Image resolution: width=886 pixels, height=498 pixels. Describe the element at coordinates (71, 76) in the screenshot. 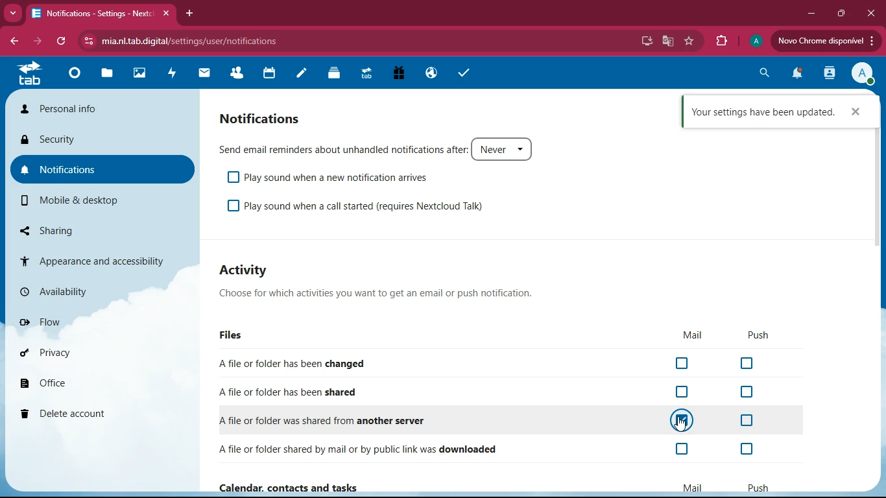

I see `home` at that location.